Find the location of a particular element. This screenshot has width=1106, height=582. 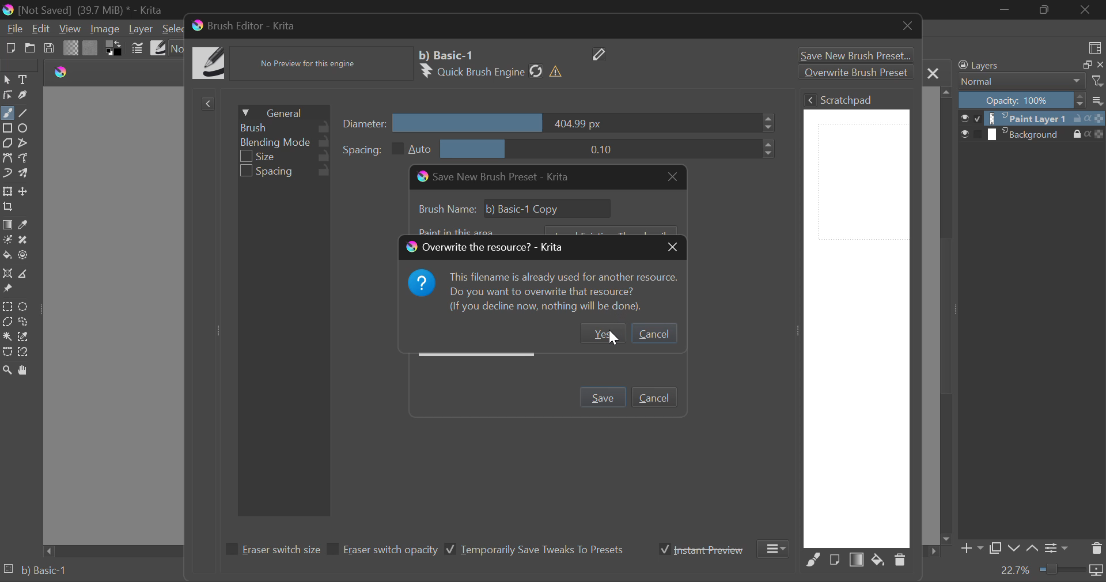

Reference Images is located at coordinates (7, 290).